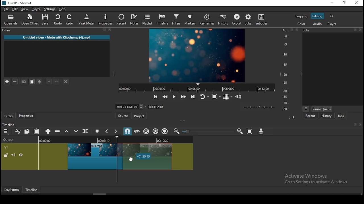 The height and width of the screenshot is (204, 364). What do you see at coordinates (133, 160) in the screenshot?
I see `cursor` at bounding box center [133, 160].